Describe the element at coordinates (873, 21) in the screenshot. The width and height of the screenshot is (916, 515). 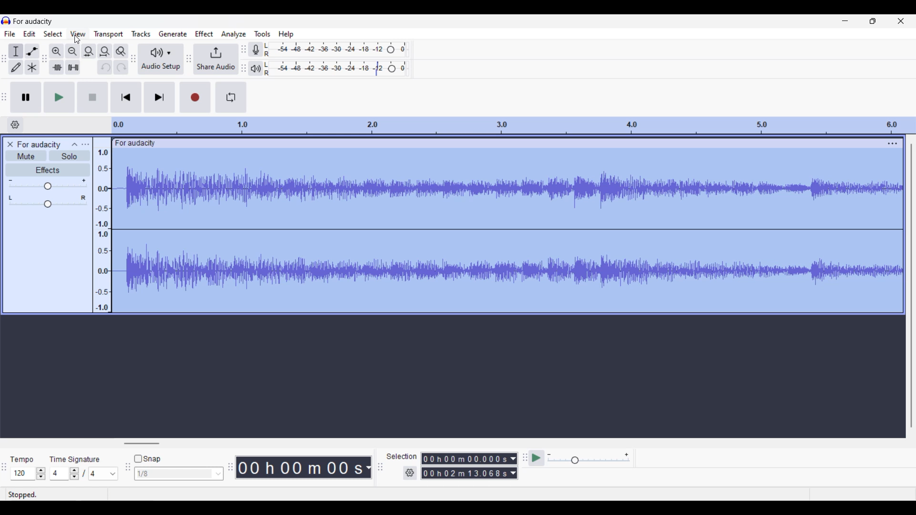
I see `Show in smaller tab` at that location.